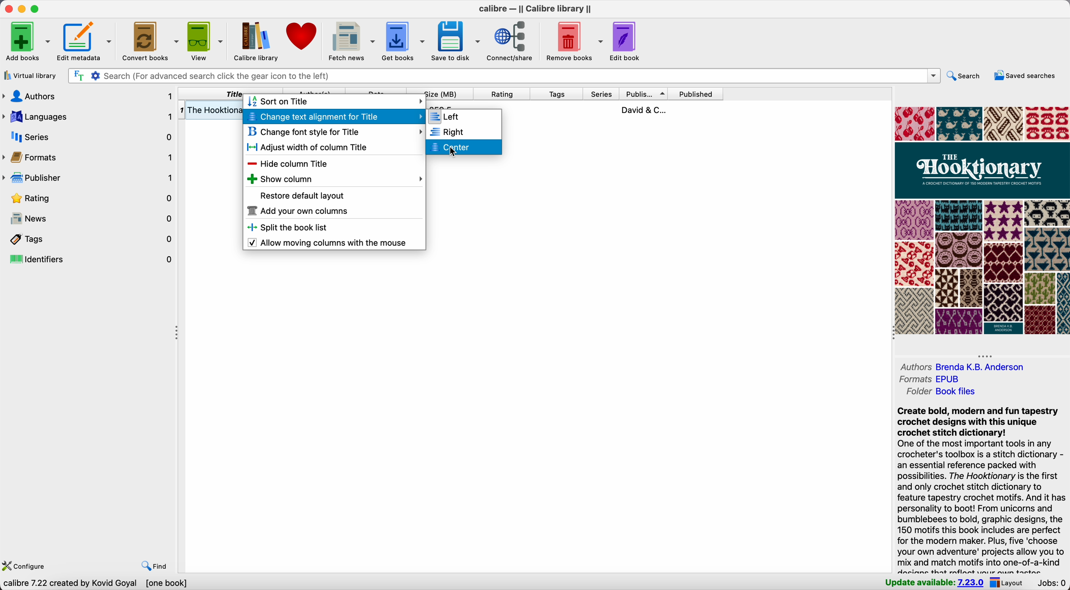 The height and width of the screenshot is (590, 1070). Describe the element at coordinates (21, 9) in the screenshot. I see `minimize` at that location.